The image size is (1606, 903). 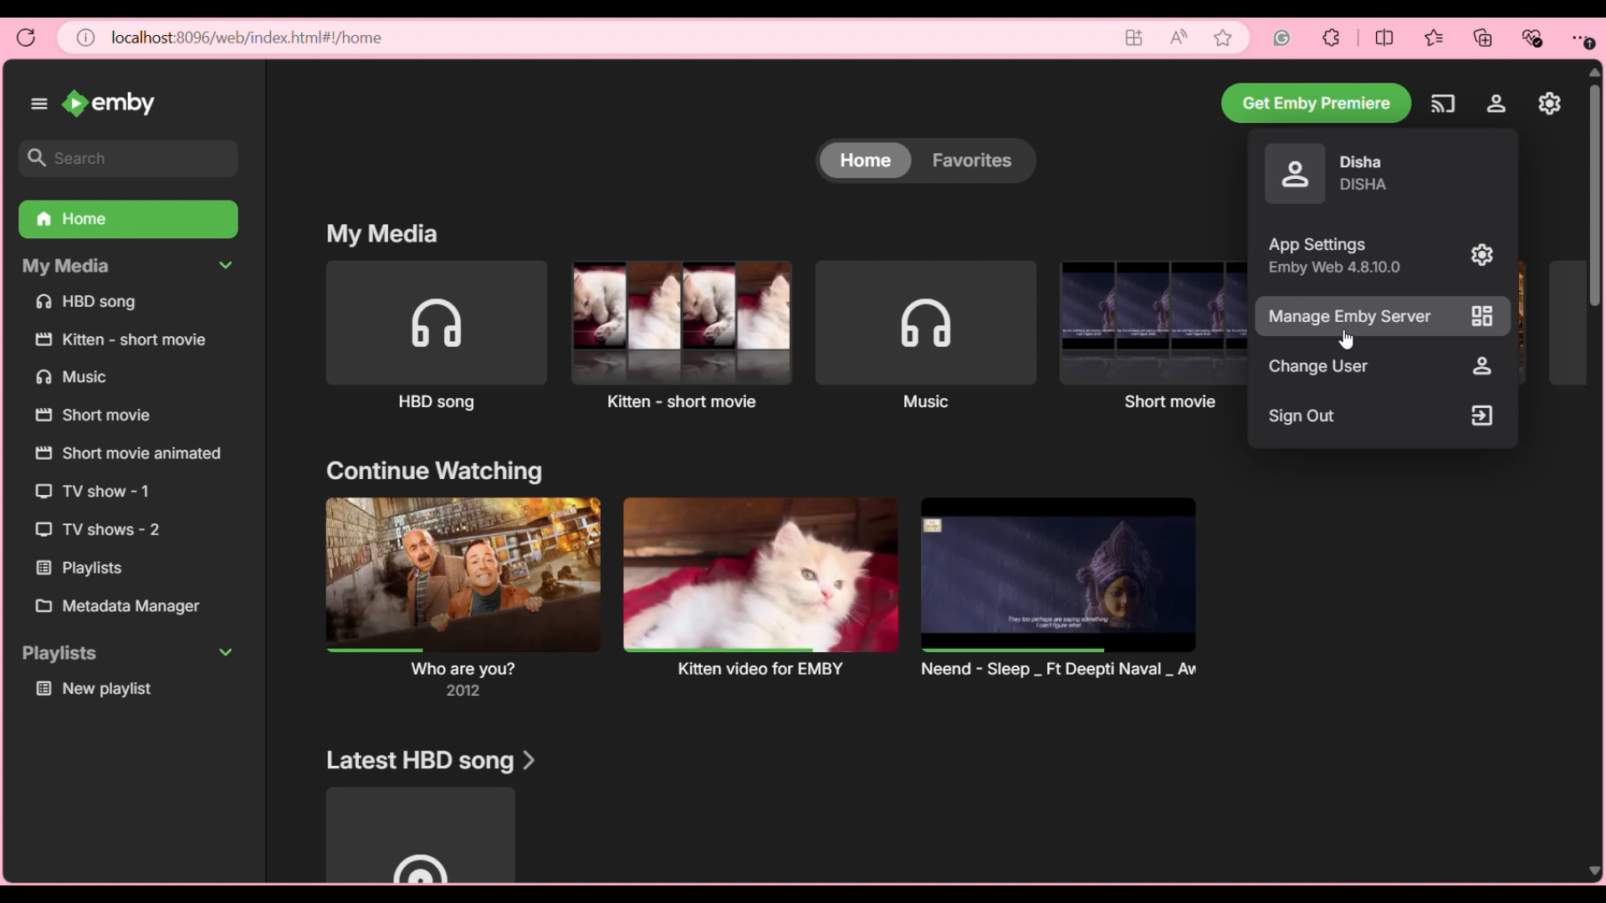 What do you see at coordinates (98, 691) in the screenshot?
I see `New playlist` at bounding box center [98, 691].